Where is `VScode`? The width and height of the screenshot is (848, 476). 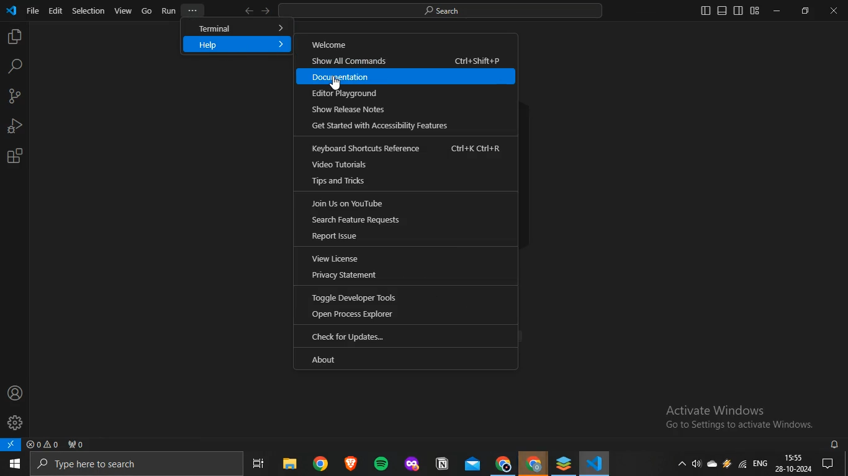 VScode is located at coordinates (595, 464).